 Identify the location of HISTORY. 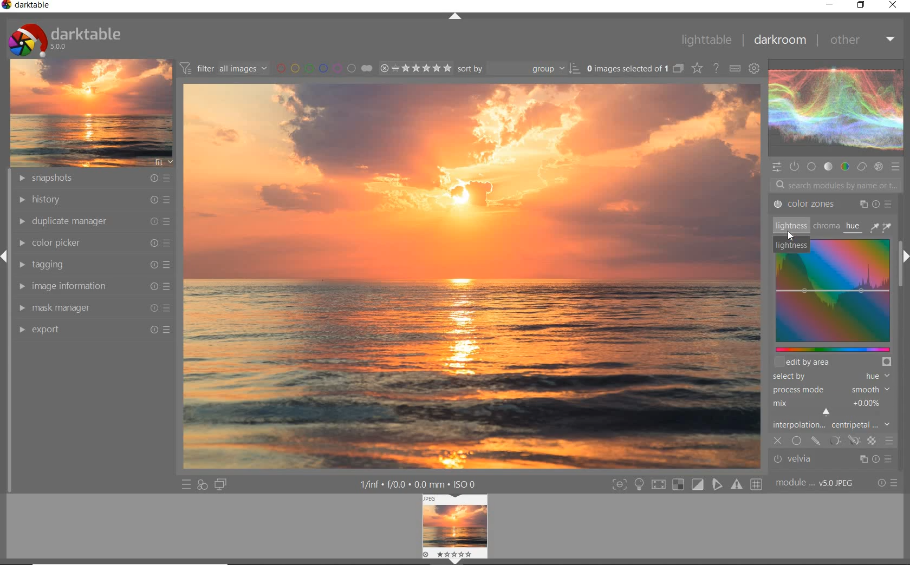
(93, 200).